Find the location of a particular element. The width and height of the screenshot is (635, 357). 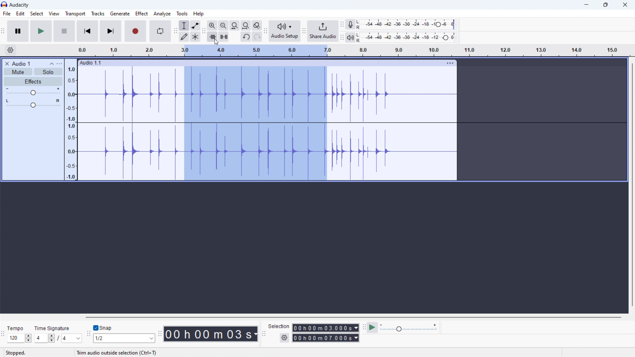

00h00m03. 000s (start time) is located at coordinates (325, 325).